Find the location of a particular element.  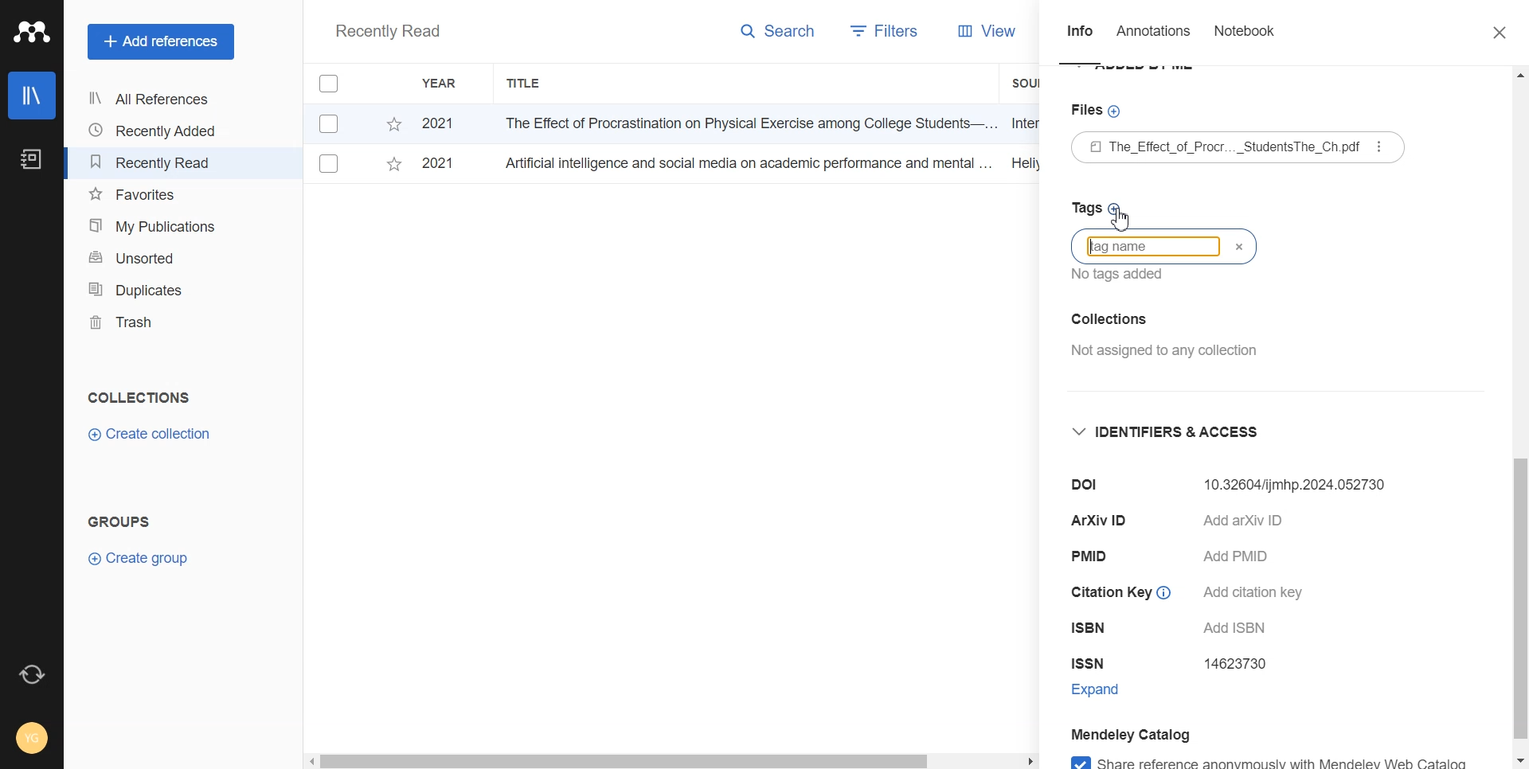

Groups is located at coordinates (123, 521).